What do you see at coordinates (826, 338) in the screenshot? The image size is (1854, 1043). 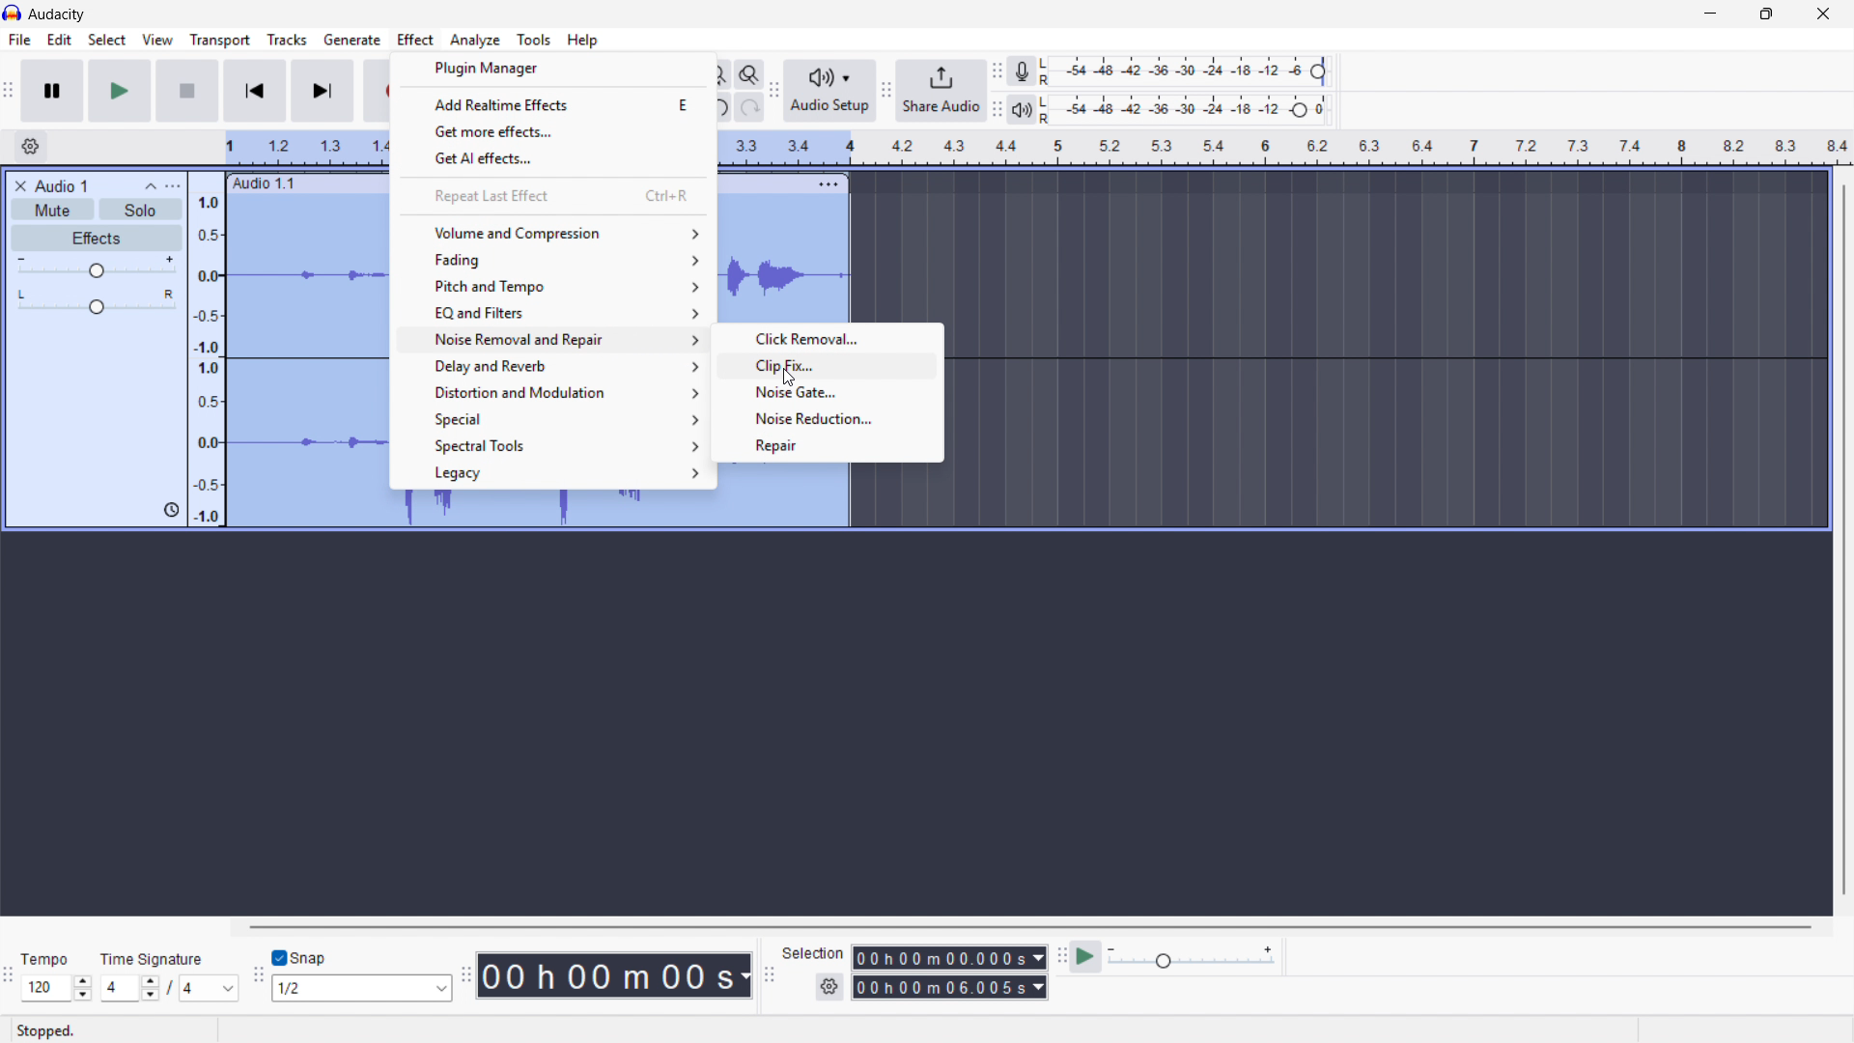 I see `Click removal ` at bounding box center [826, 338].